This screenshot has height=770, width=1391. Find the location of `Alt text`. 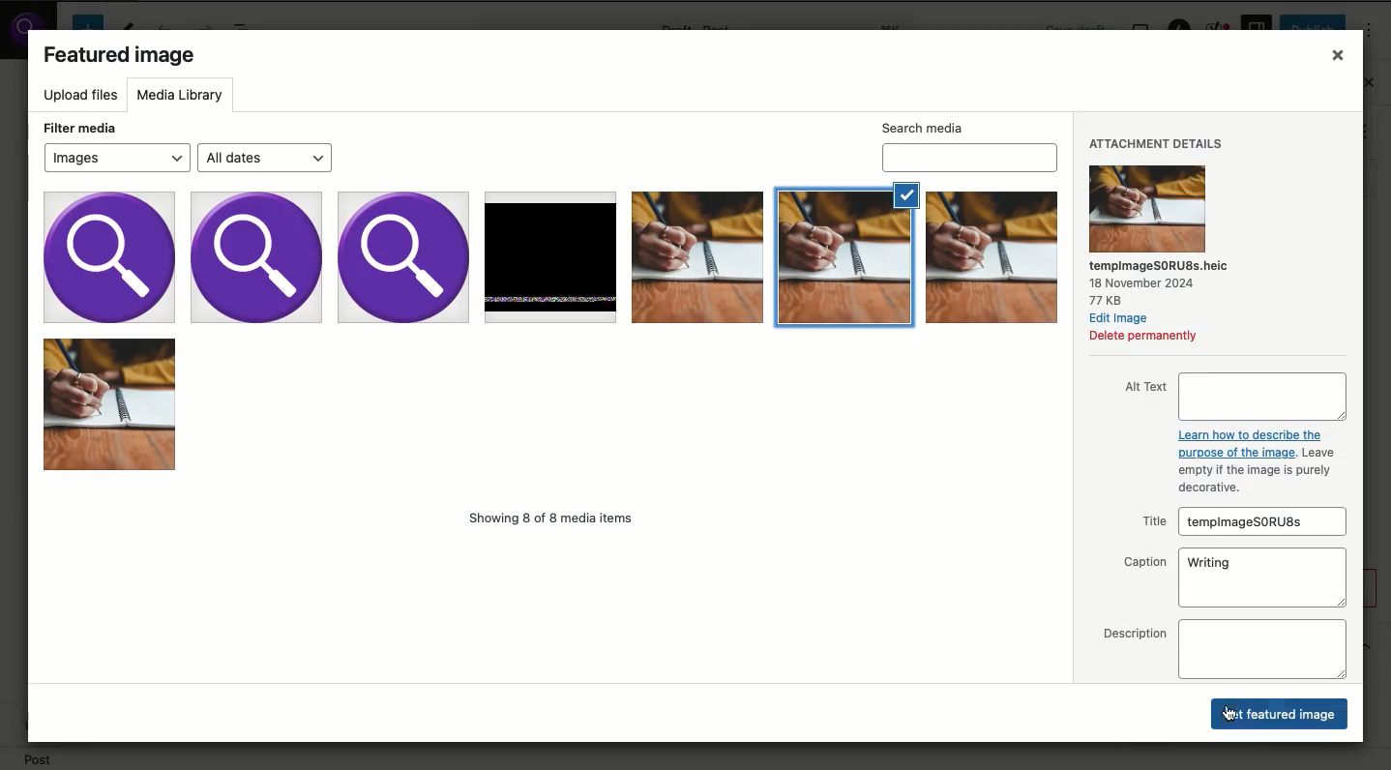

Alt text is located at coordinates (1262, 397).